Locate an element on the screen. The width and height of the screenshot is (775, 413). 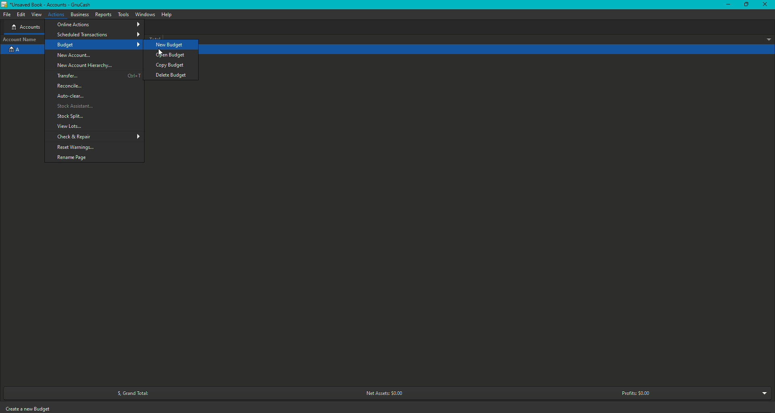
Auto clear is located at coordinates (71, 96).